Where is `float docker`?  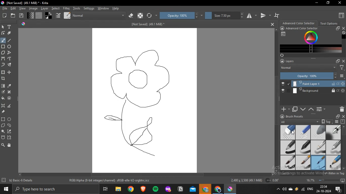
float docker is located at coordinates (338, 29).